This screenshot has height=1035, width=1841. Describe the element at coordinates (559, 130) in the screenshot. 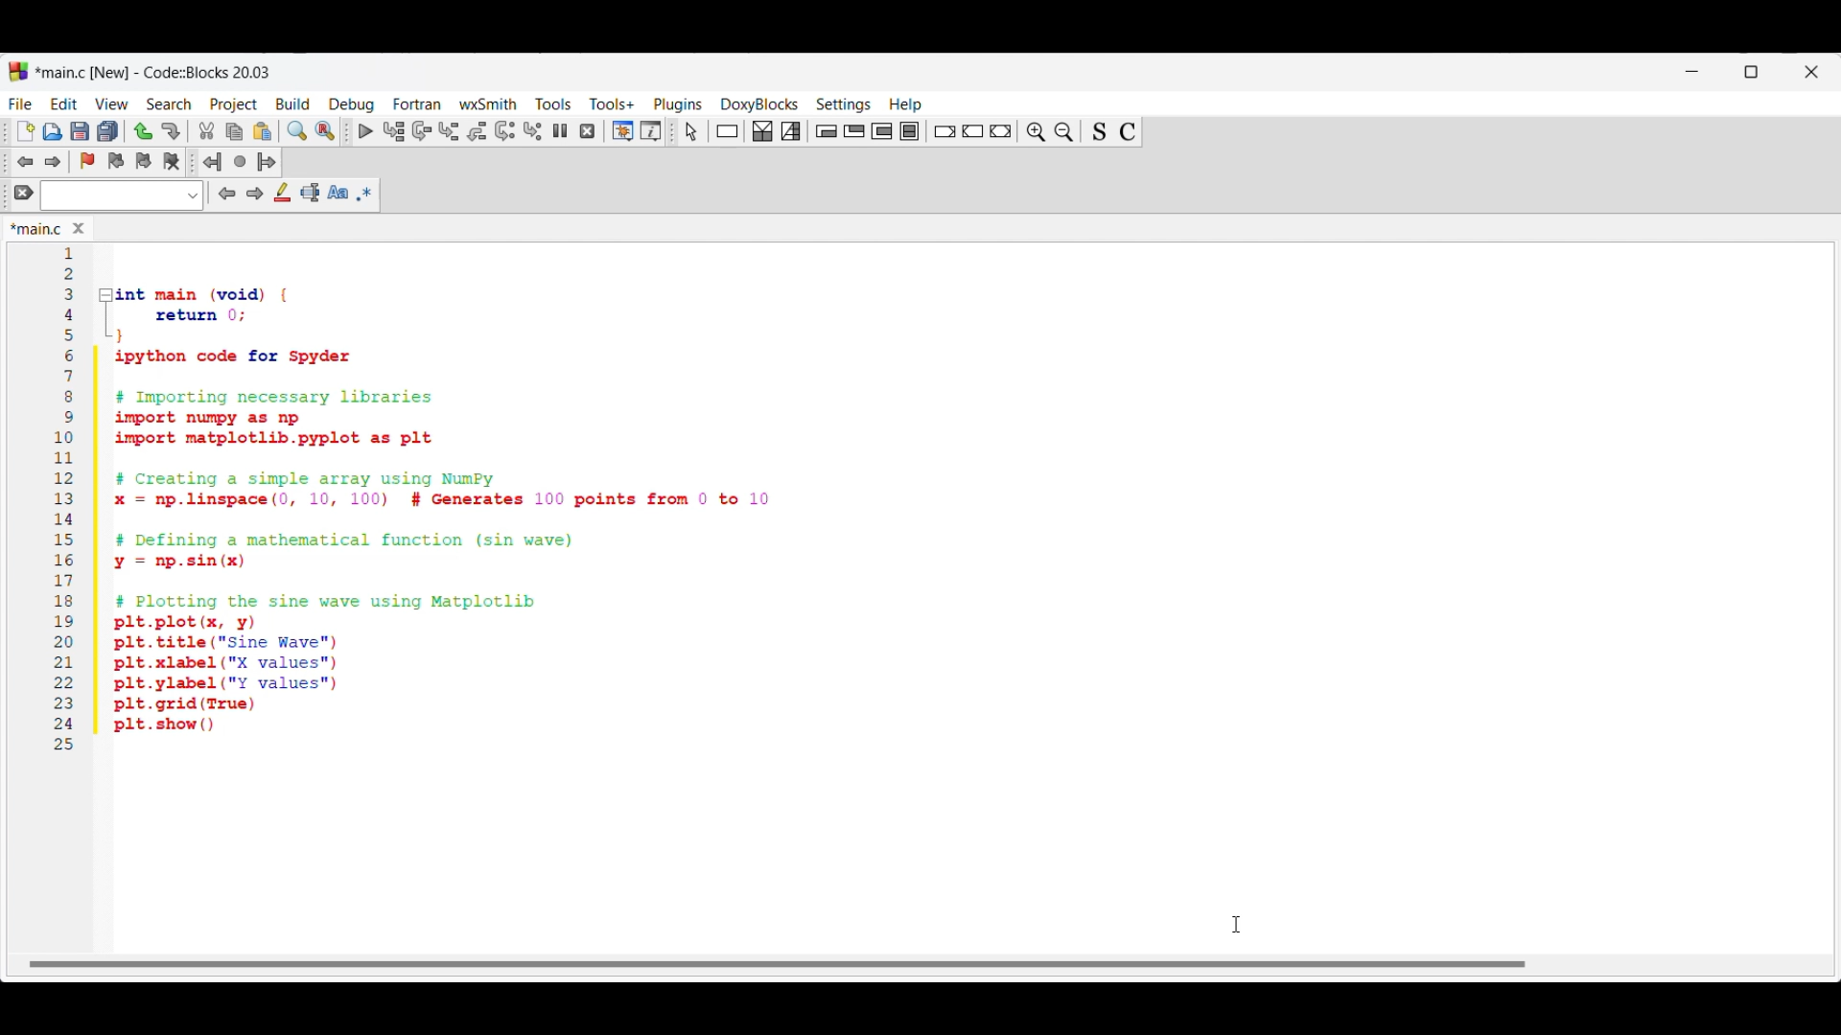

I see `Break debugger` at that location.